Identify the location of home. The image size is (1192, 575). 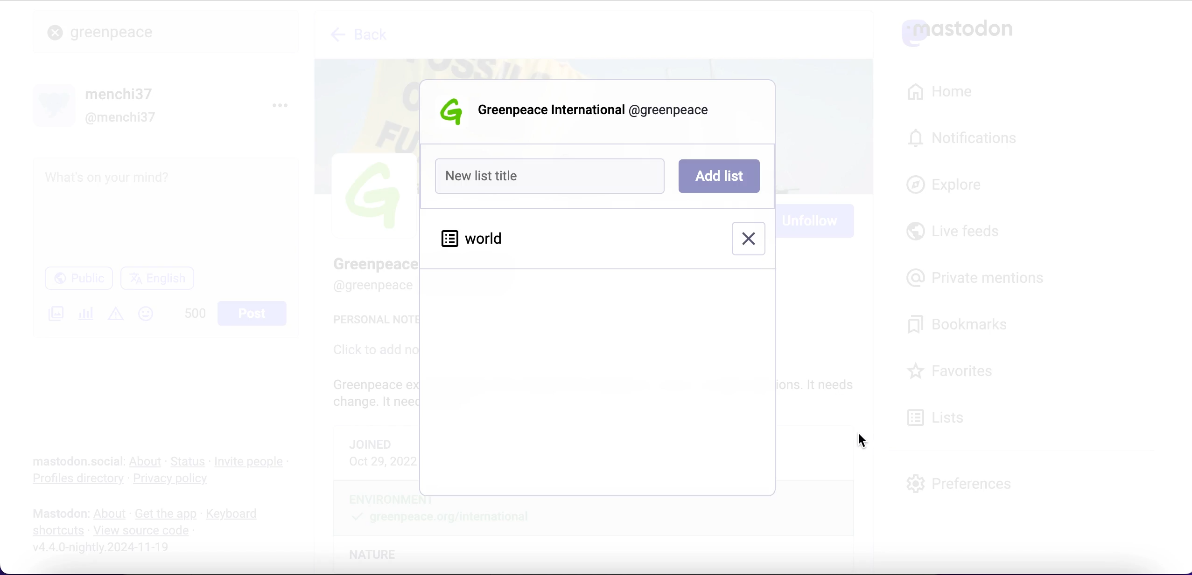
(938, 92).